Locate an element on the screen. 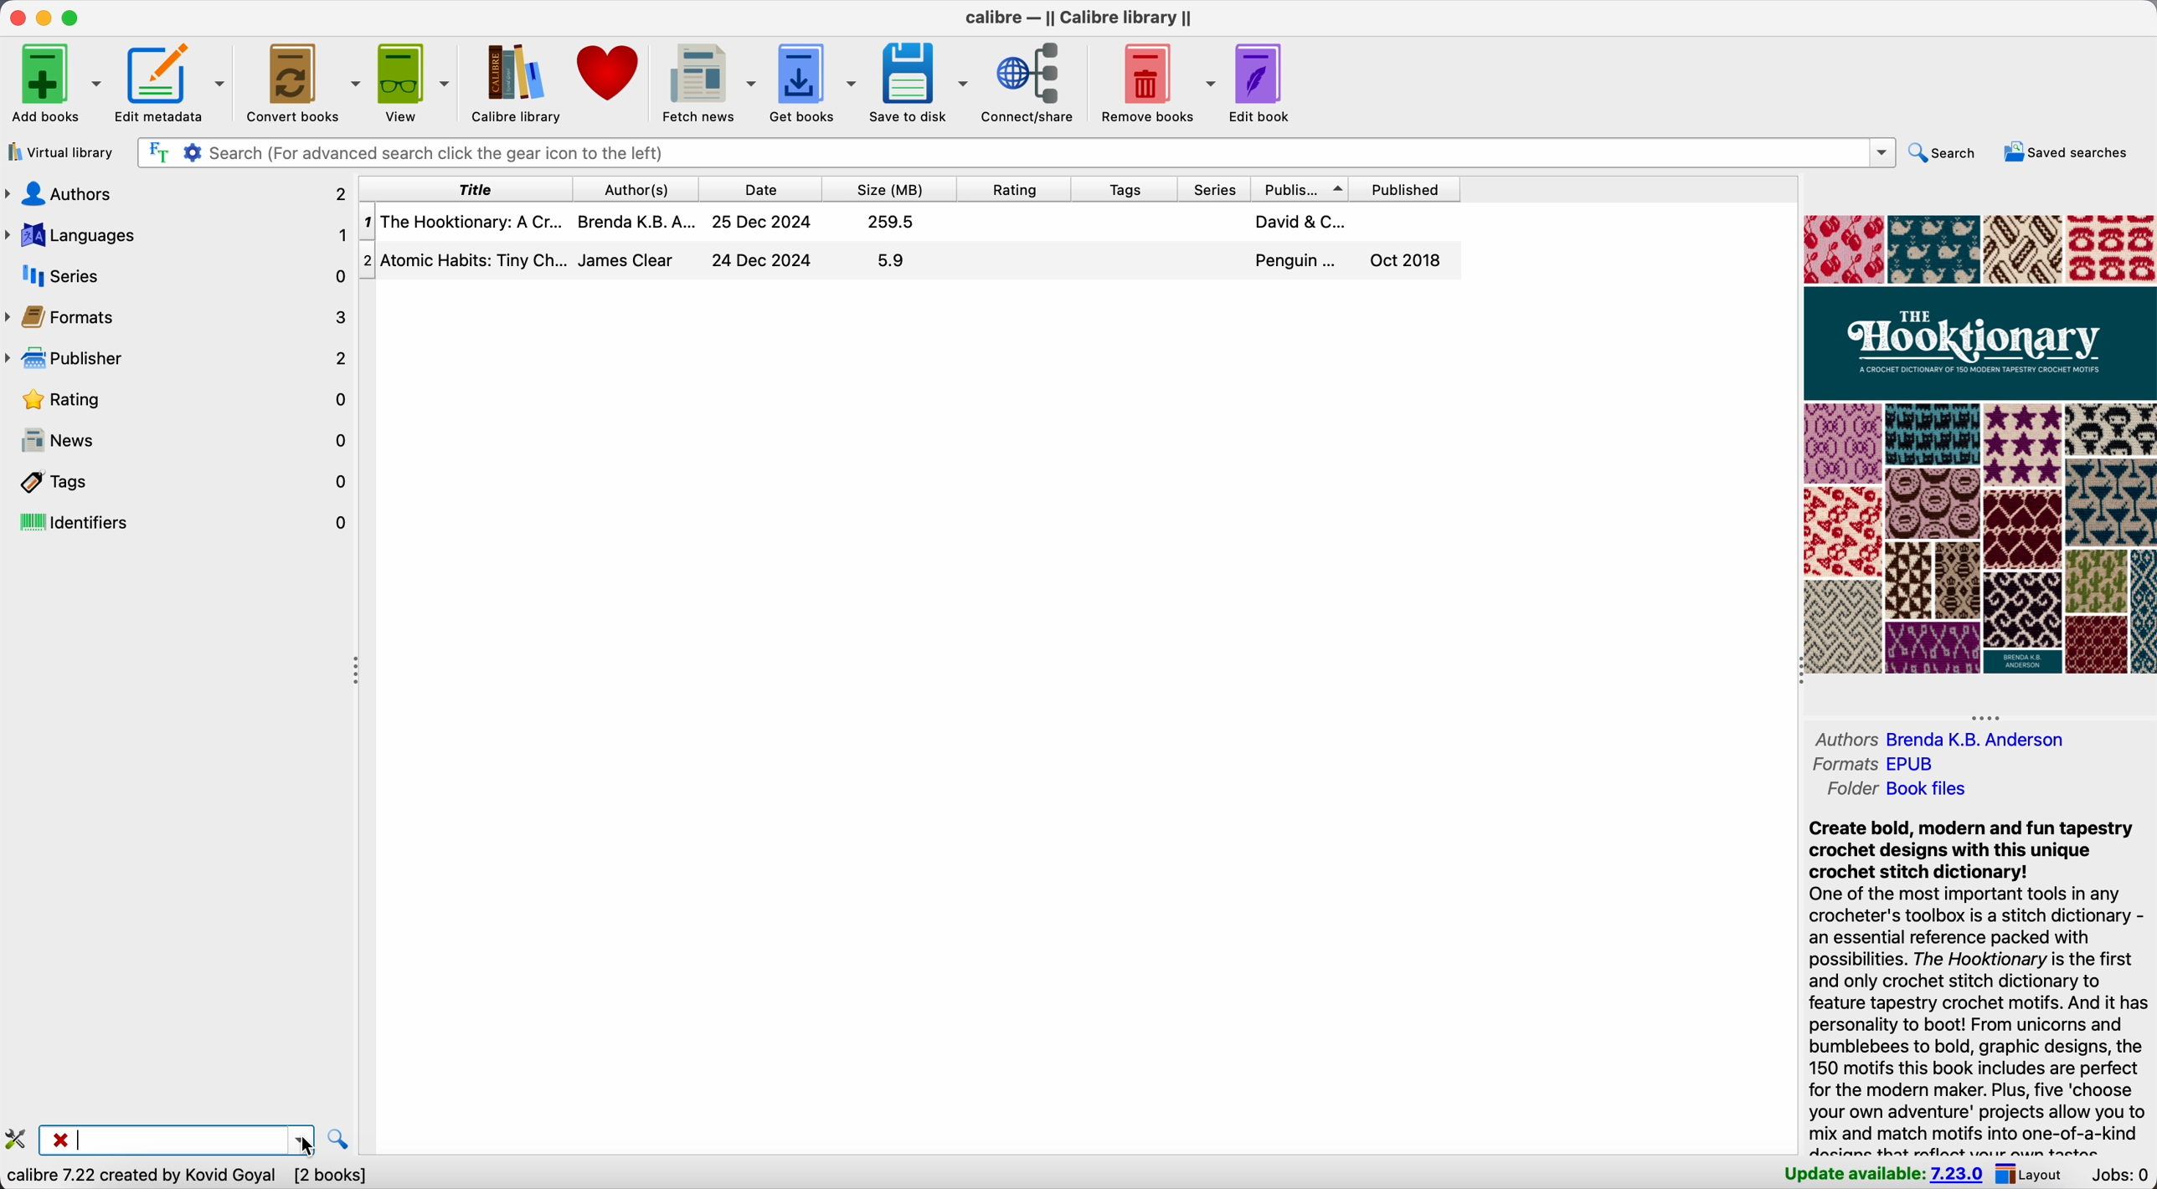  fetch news is located at coordinates (705, 85).